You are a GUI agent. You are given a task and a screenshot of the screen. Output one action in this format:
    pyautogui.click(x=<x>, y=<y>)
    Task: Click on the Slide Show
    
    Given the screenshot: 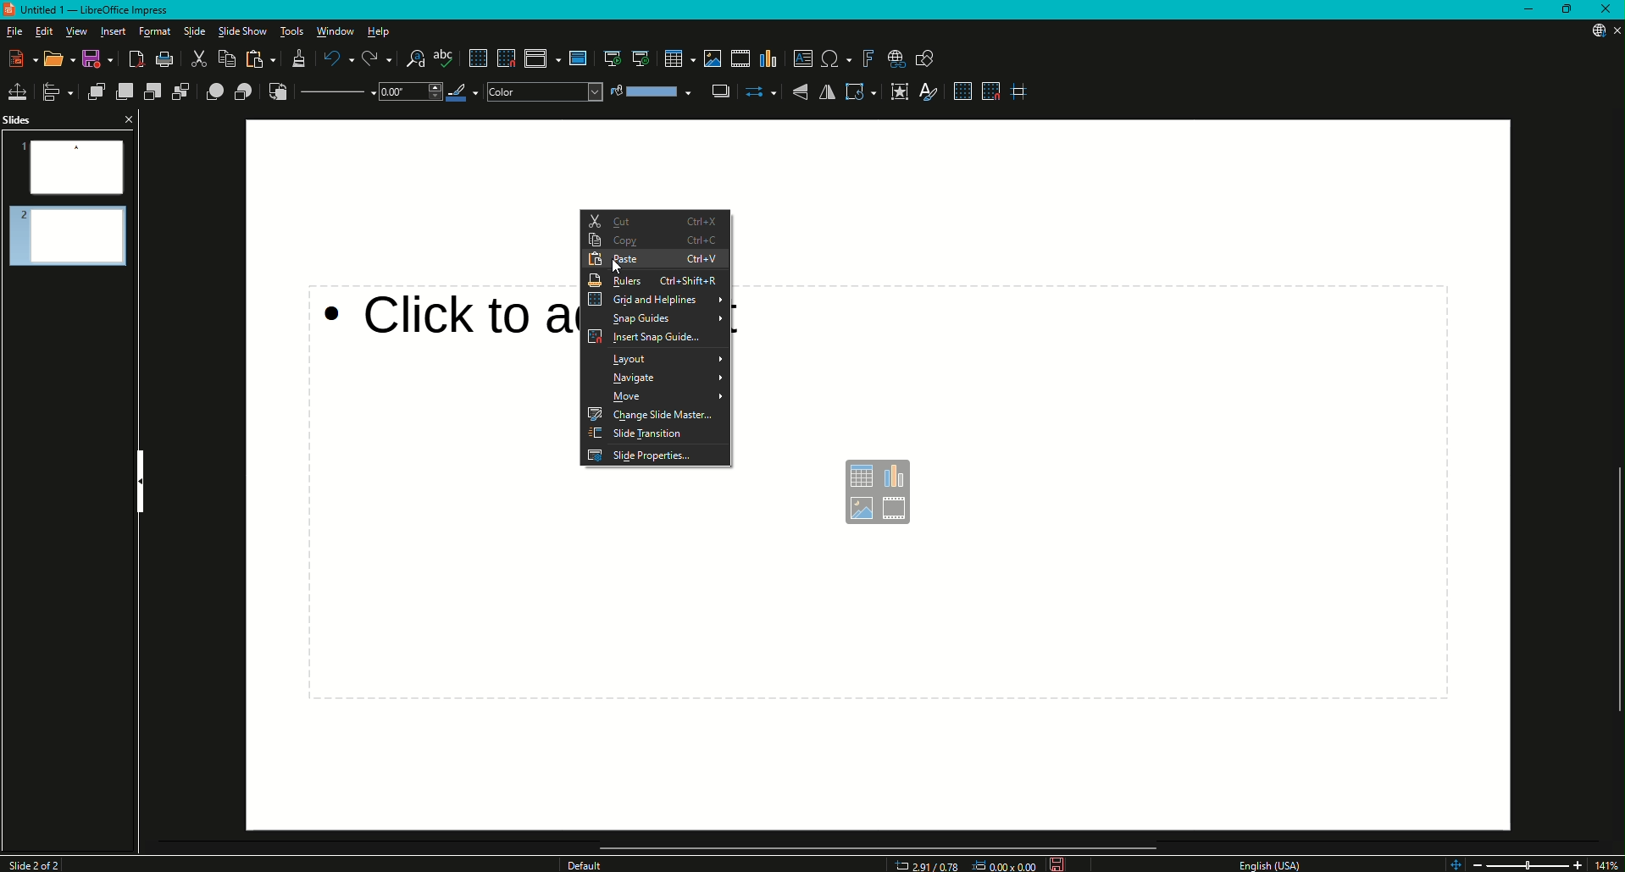 What is the action you would take?
    pyautogui.click(x=243, y=32)
    